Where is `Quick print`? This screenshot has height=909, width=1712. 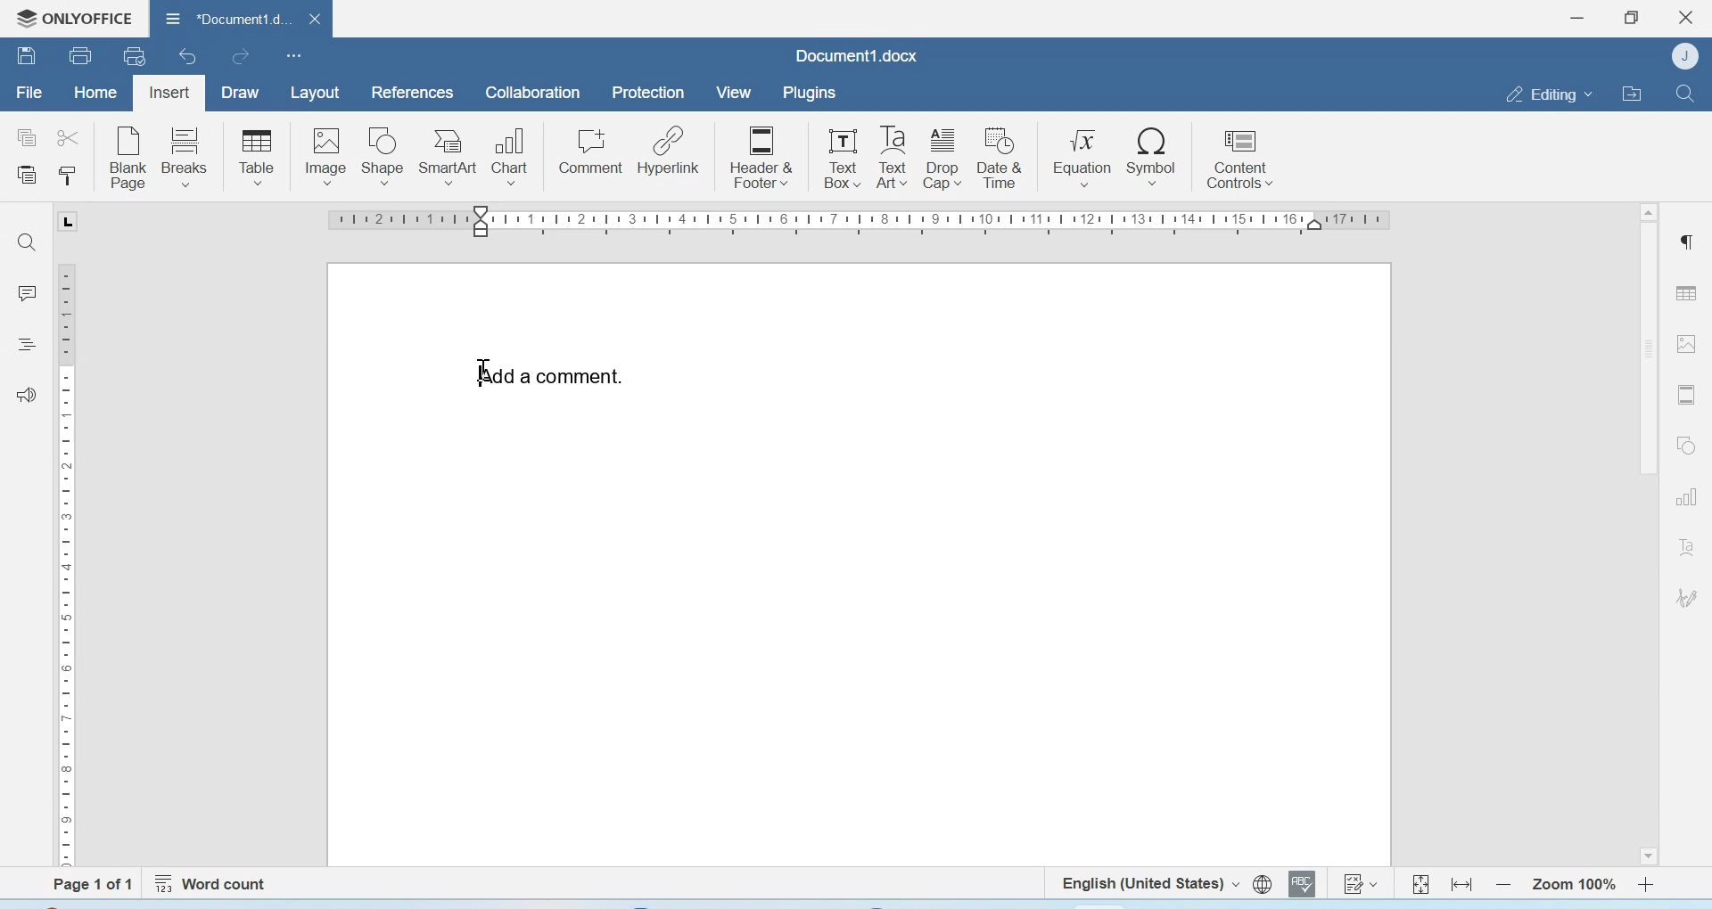
Quick print is located at coordinates (135, 55).